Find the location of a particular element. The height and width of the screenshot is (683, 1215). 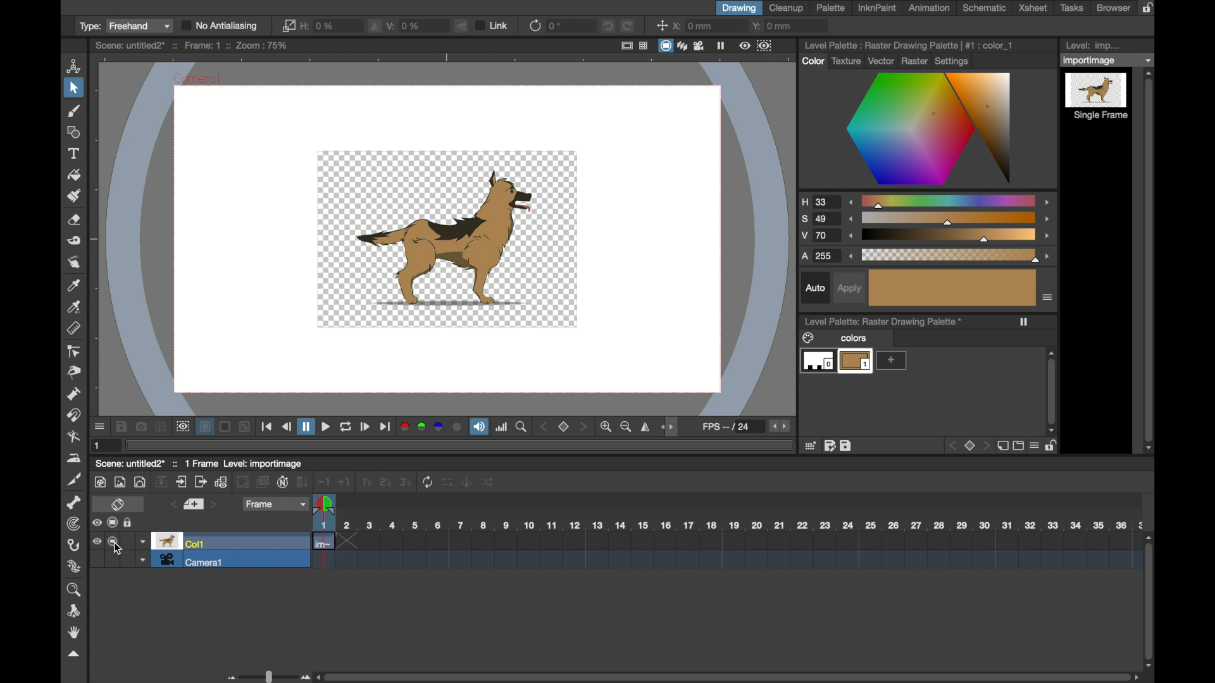

link is located at coordinates (493, 25).